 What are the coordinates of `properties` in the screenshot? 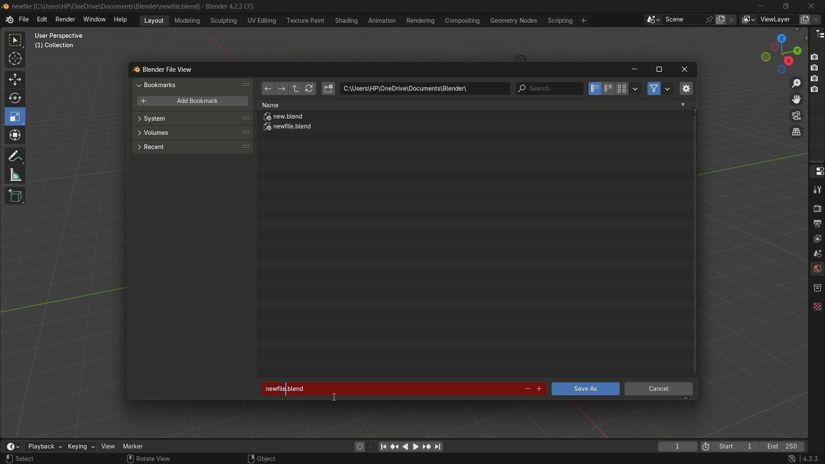 It's located at (816, 171).